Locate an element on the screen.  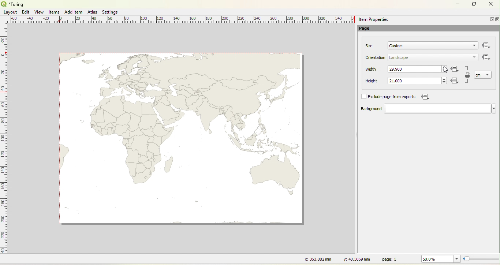
increase is located at coordinates (445, 67).